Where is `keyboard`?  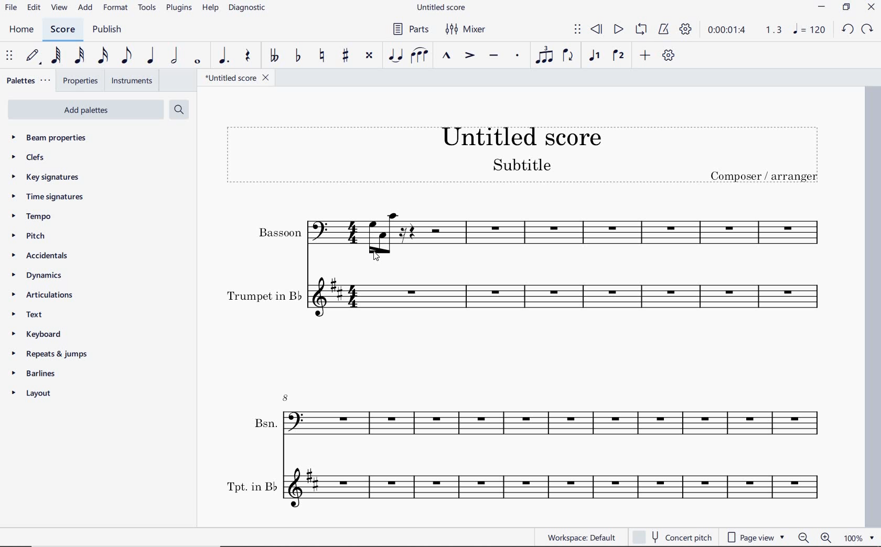
keyboard is located at coordinates (39, 333).